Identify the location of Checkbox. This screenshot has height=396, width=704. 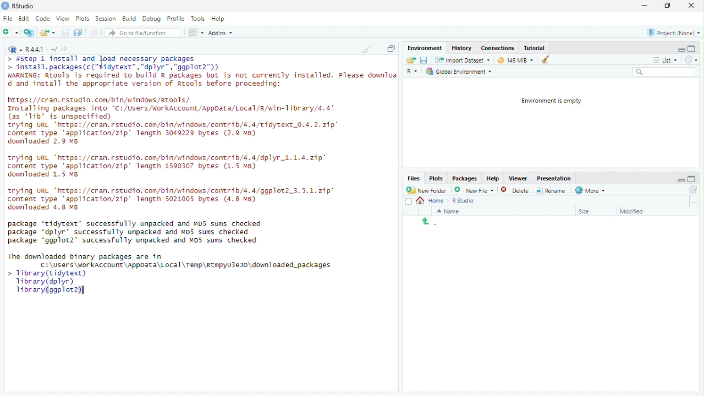
(409, 202).